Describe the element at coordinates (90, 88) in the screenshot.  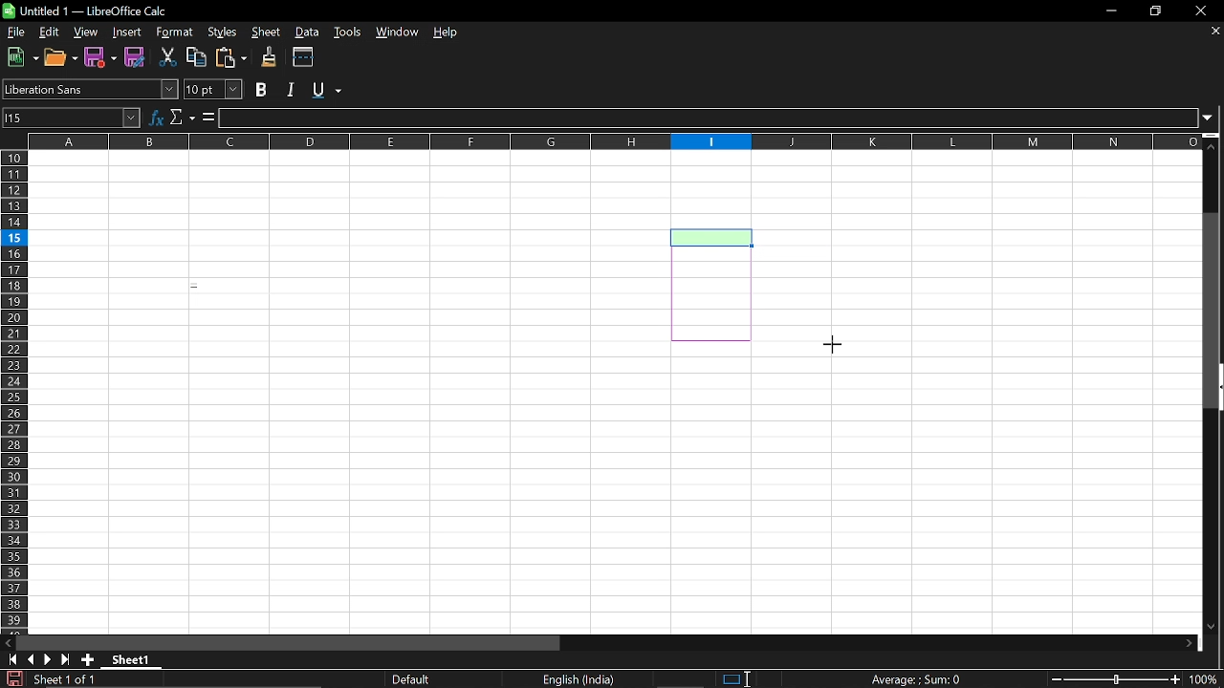
I see `Font name` at that location.